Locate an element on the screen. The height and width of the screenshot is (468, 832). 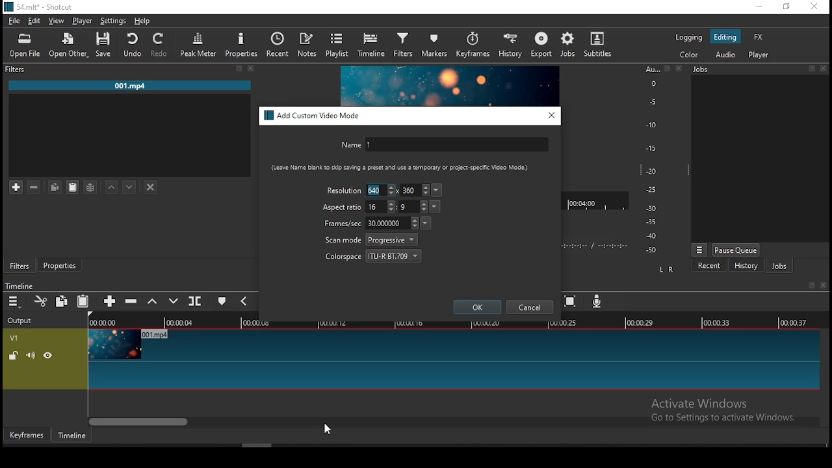
overwrite is located at coordinates (175, 301).